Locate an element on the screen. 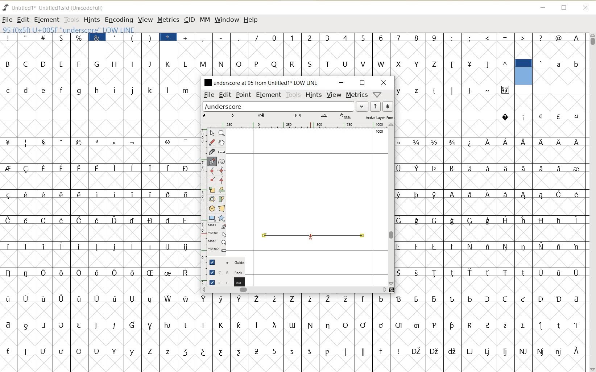 The height and width of the screenshot is (372, 596). VIEW is located at coordinates (144, 19).